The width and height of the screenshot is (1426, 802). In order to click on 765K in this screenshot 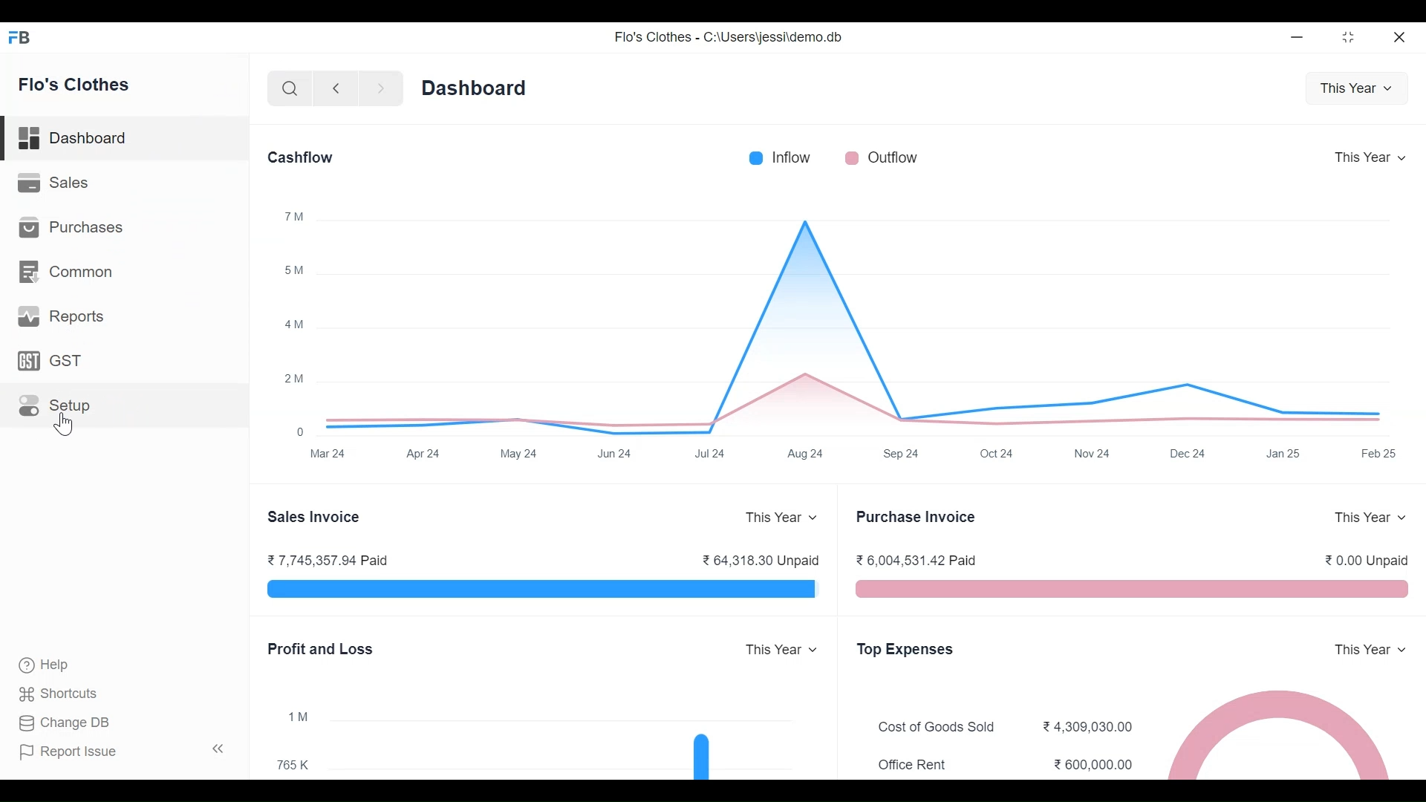, I will do `click(291, 763)`.